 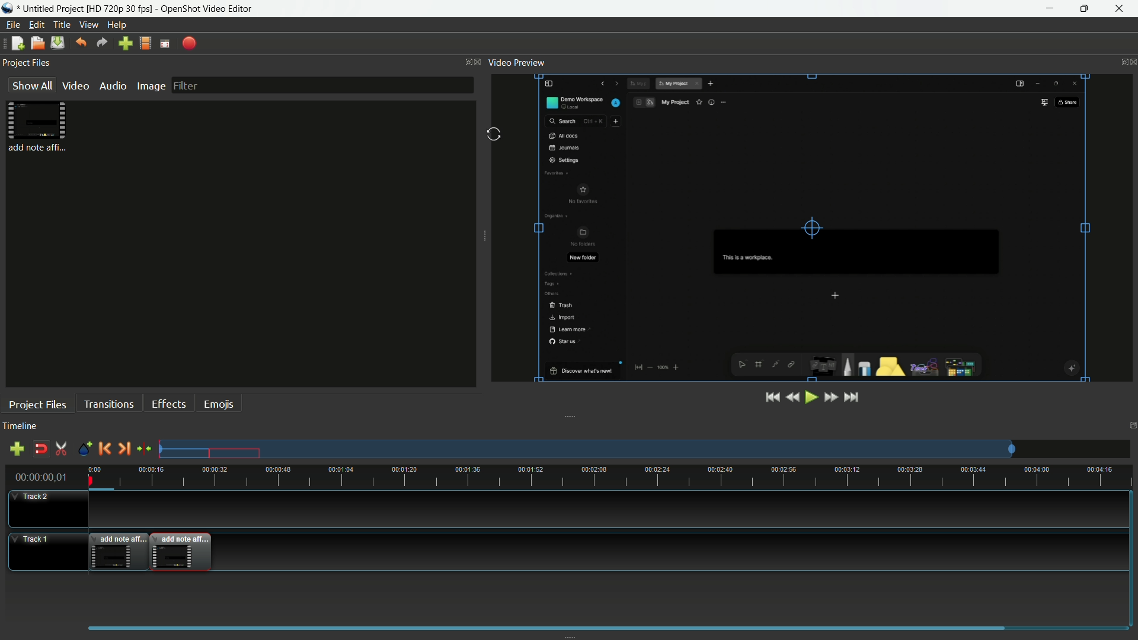 What do you see at coordinates (82, 42) in the screenshot?
I see `undo` at bounding box center [82, 42].